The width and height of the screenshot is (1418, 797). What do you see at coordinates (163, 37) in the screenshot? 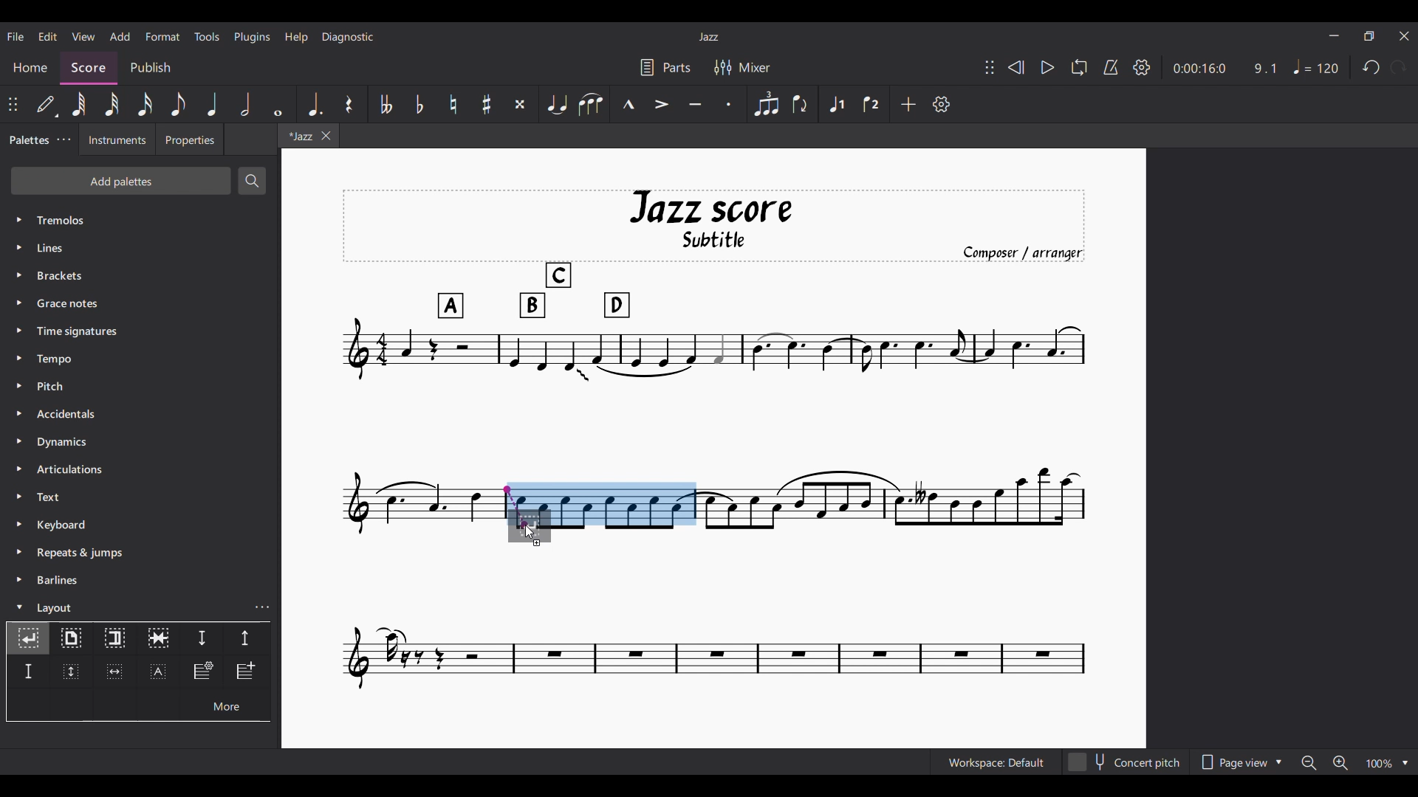
I see `Format menu` at bounding box center [163, 37].